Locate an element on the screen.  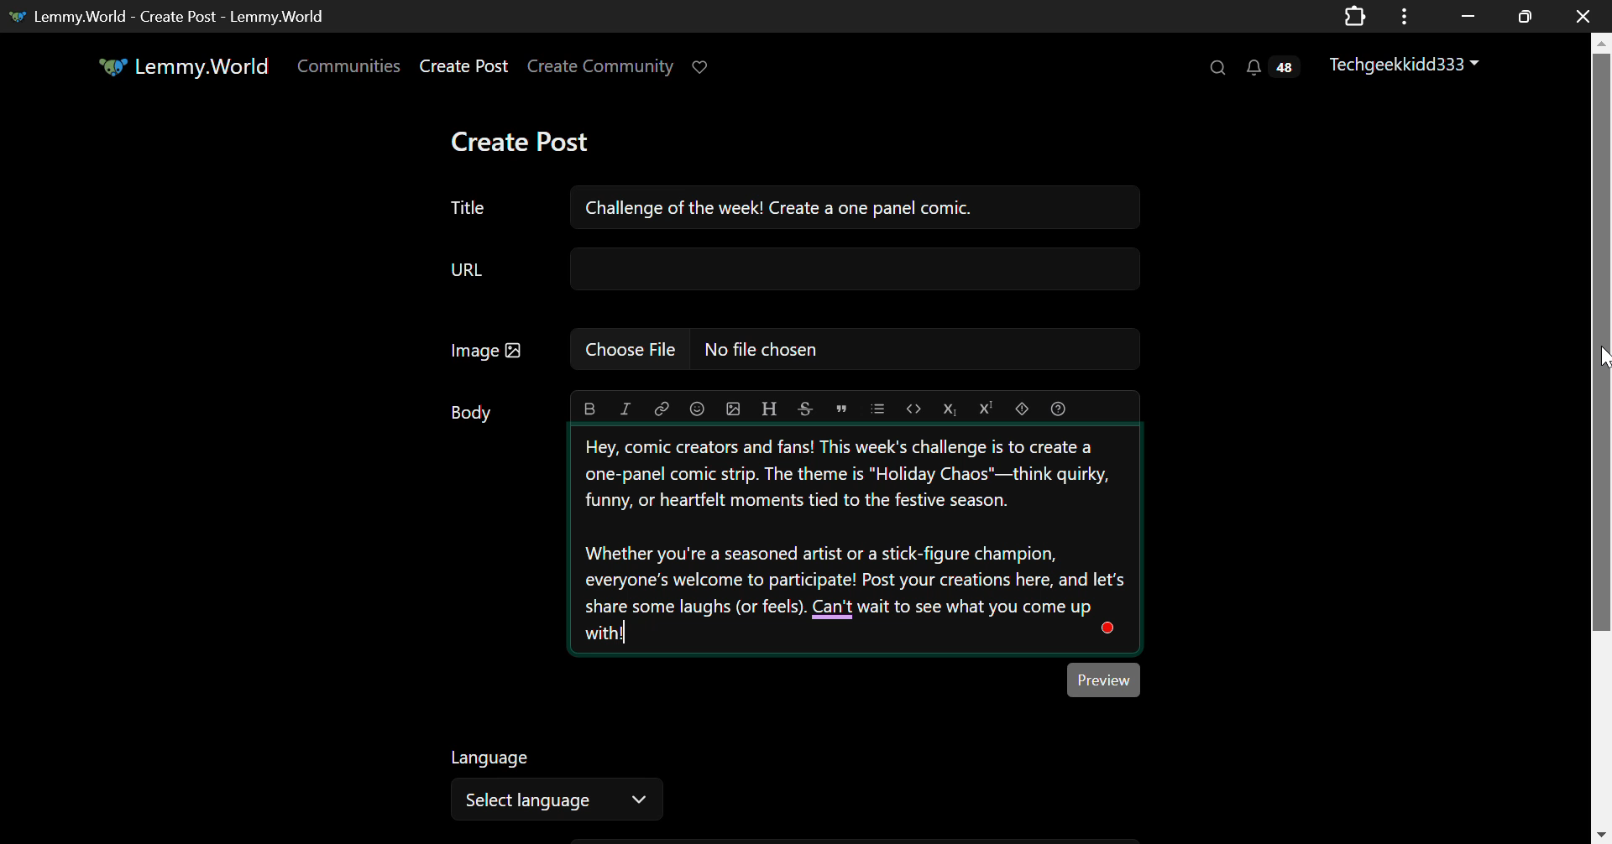
upload image is located at coordinates (735, 409).